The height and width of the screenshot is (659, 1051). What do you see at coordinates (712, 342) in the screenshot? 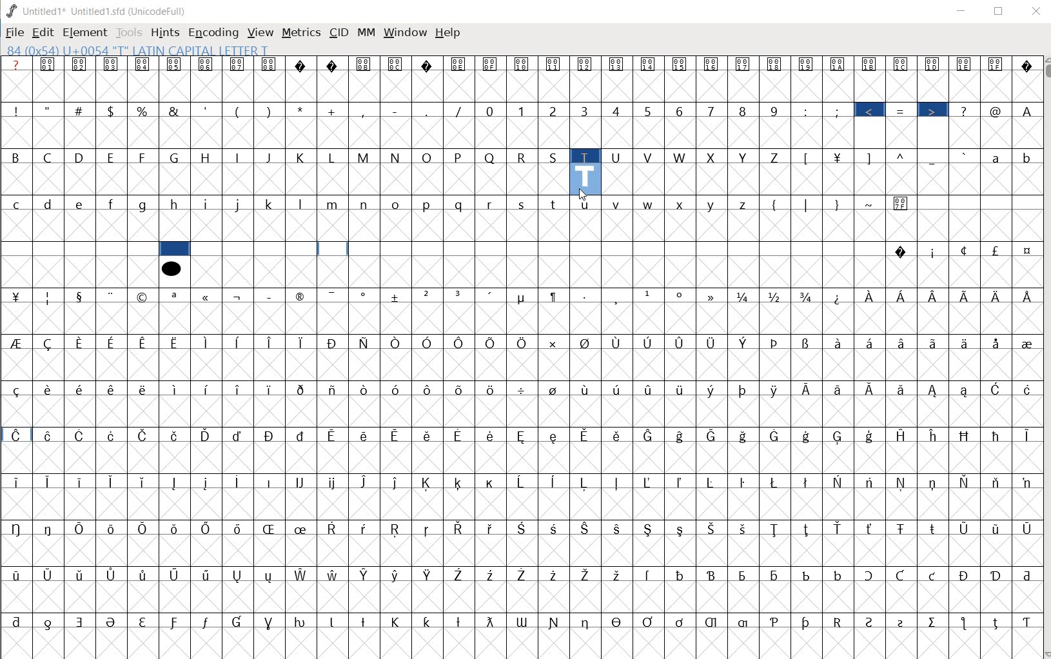
I see `Symbol` at bounding box center [712, 342].